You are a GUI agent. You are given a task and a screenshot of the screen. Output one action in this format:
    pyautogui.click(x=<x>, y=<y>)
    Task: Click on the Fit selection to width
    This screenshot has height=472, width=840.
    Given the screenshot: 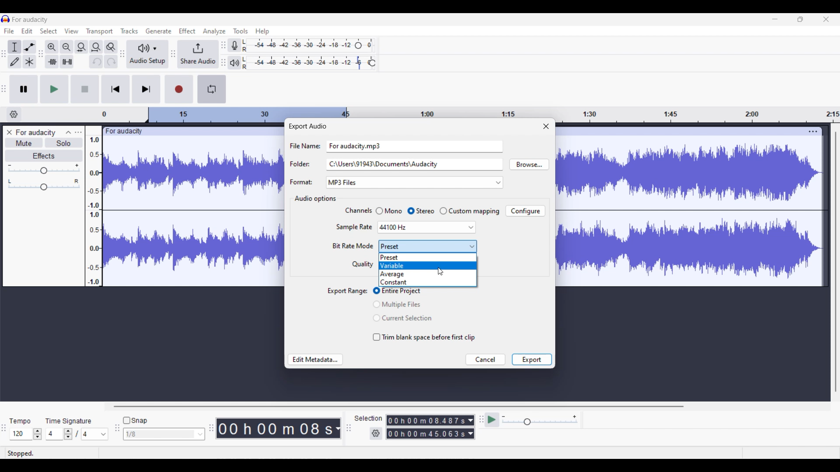 What is the action you would take?
    pyautogui.click(x=81, y=48)
    